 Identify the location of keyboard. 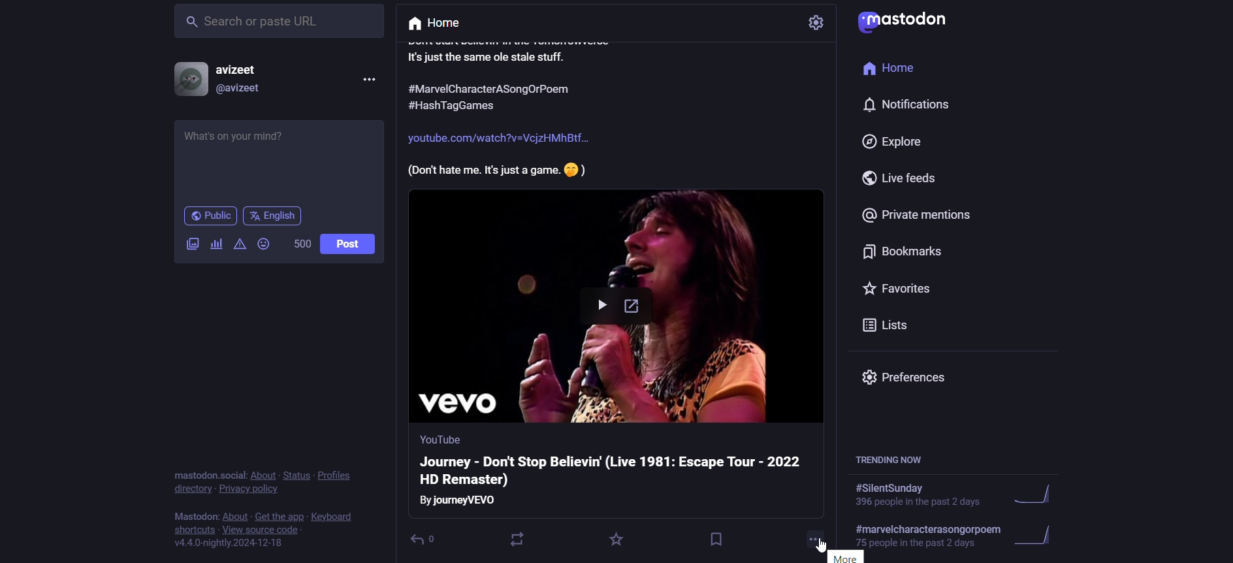
(332, 516).